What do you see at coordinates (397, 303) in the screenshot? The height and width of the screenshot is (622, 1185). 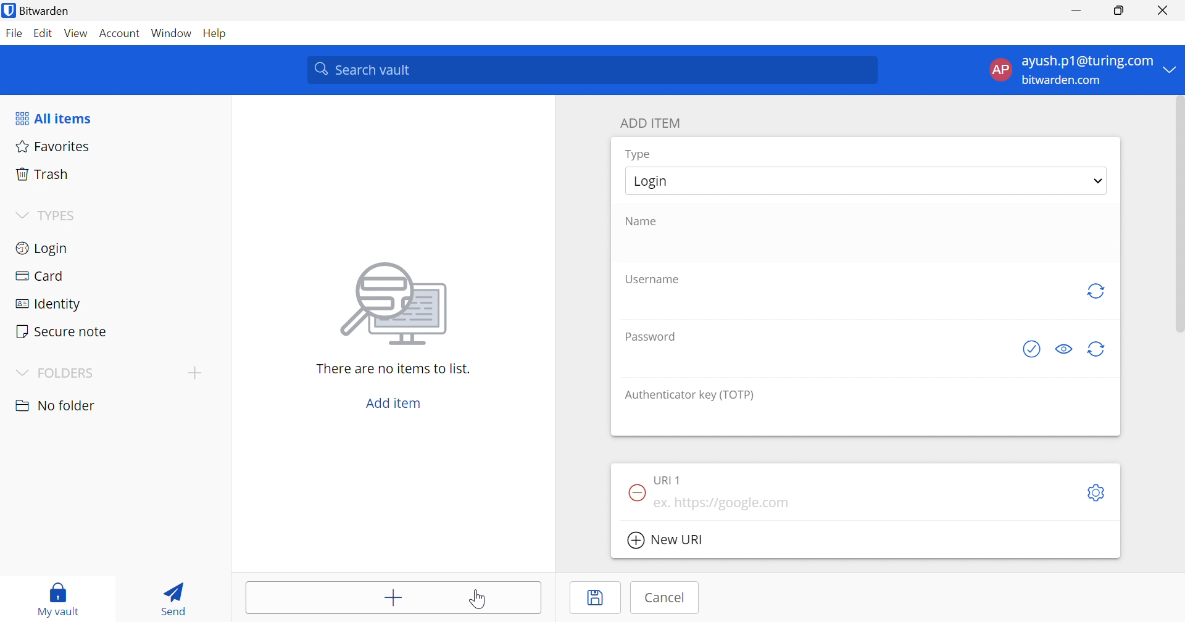 I see `Image` at bounding box center [397, 303].